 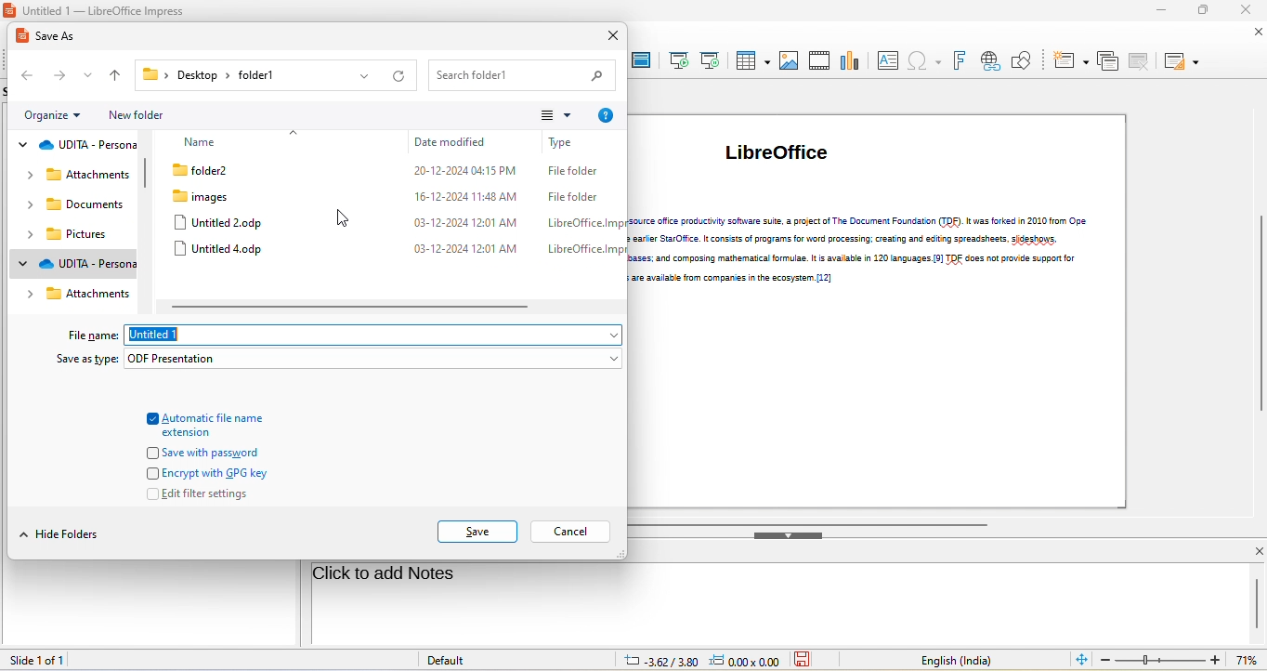 What do you see at coordinates (641, 61) in the screenshot?
I see `master slide` at bounding box center [641, 61].